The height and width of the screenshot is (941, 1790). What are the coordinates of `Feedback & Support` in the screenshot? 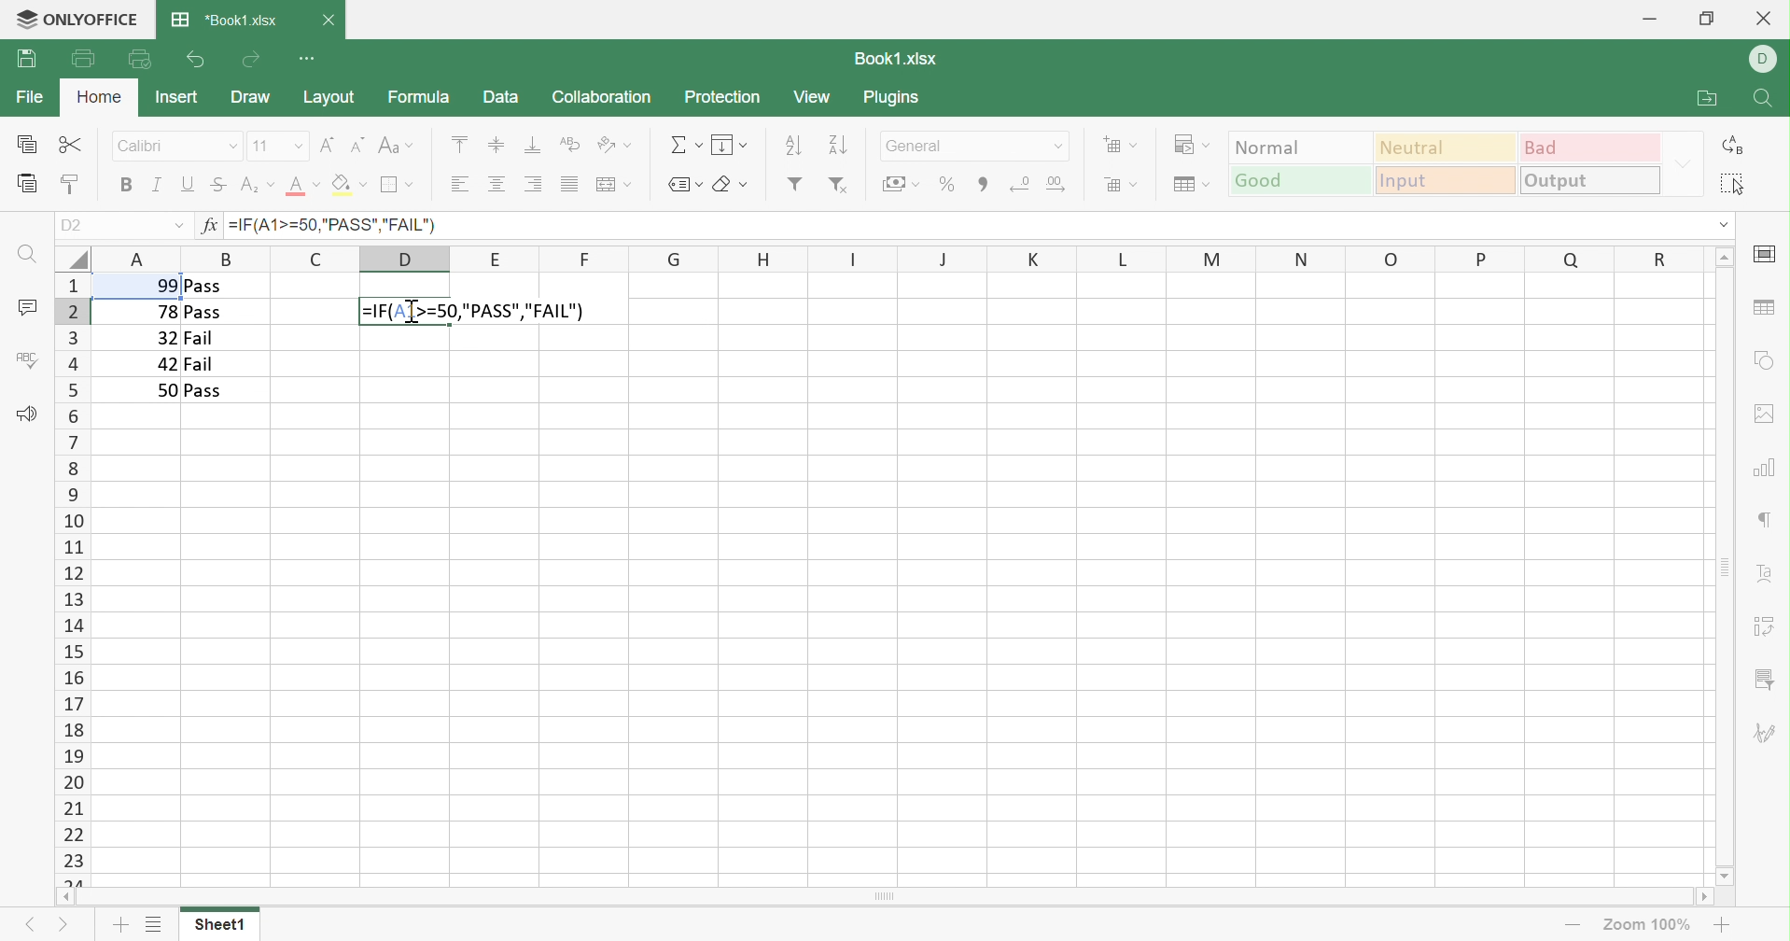 It's located at (25, 413).